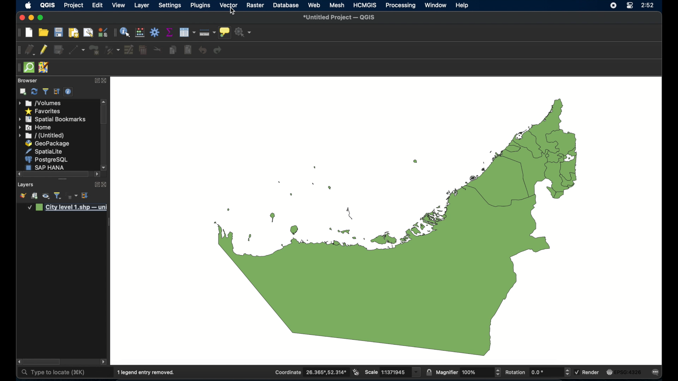 This screenshot has height=381, width=678. What do you see at coordinates (142, 6) in the screenshot?
I see `layer` at bounding box center [142, 6].